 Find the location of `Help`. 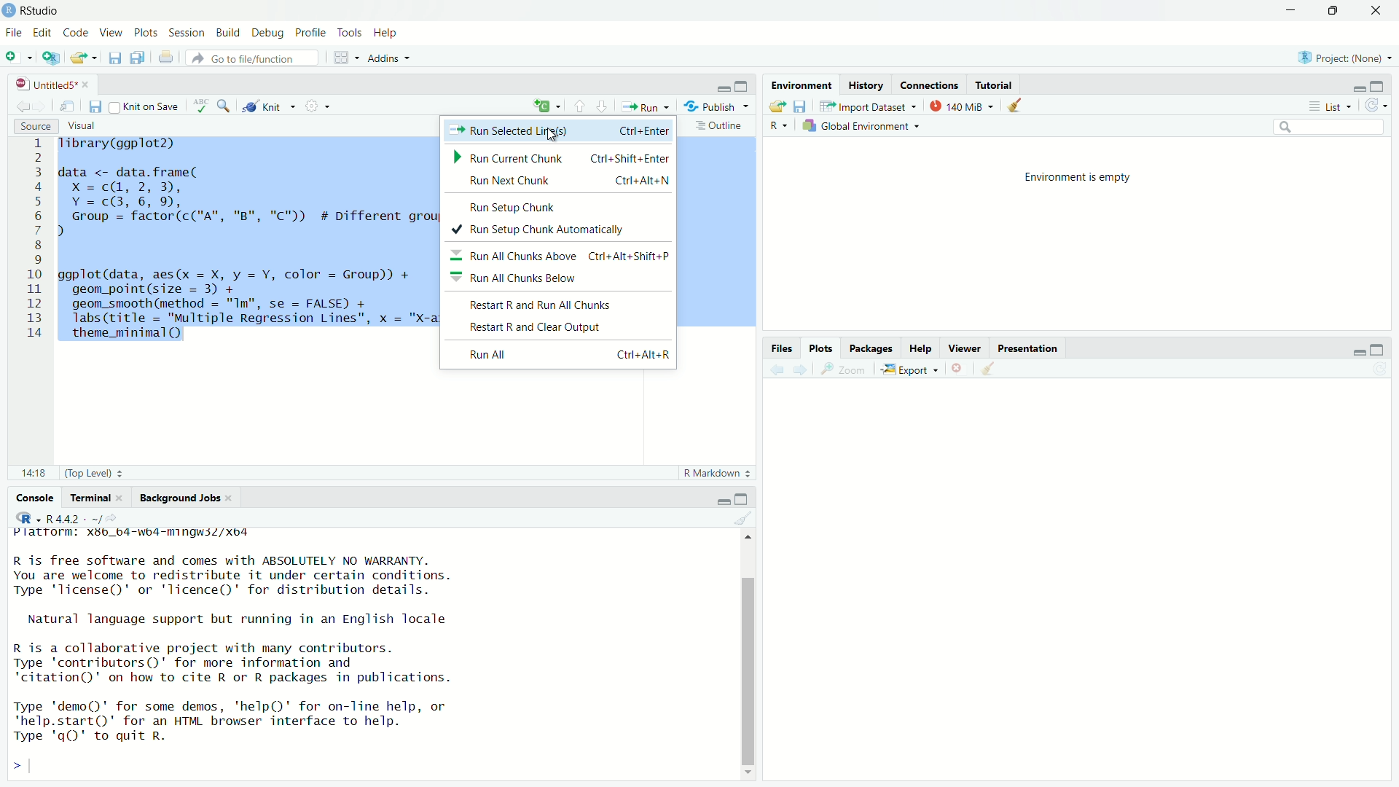

Help is located at coordinates (391, 32).